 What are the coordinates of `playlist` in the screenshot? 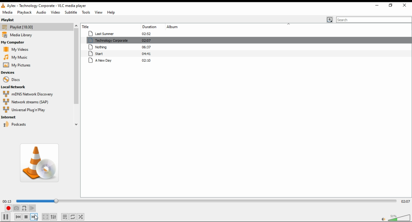 It's located at (17, 28).